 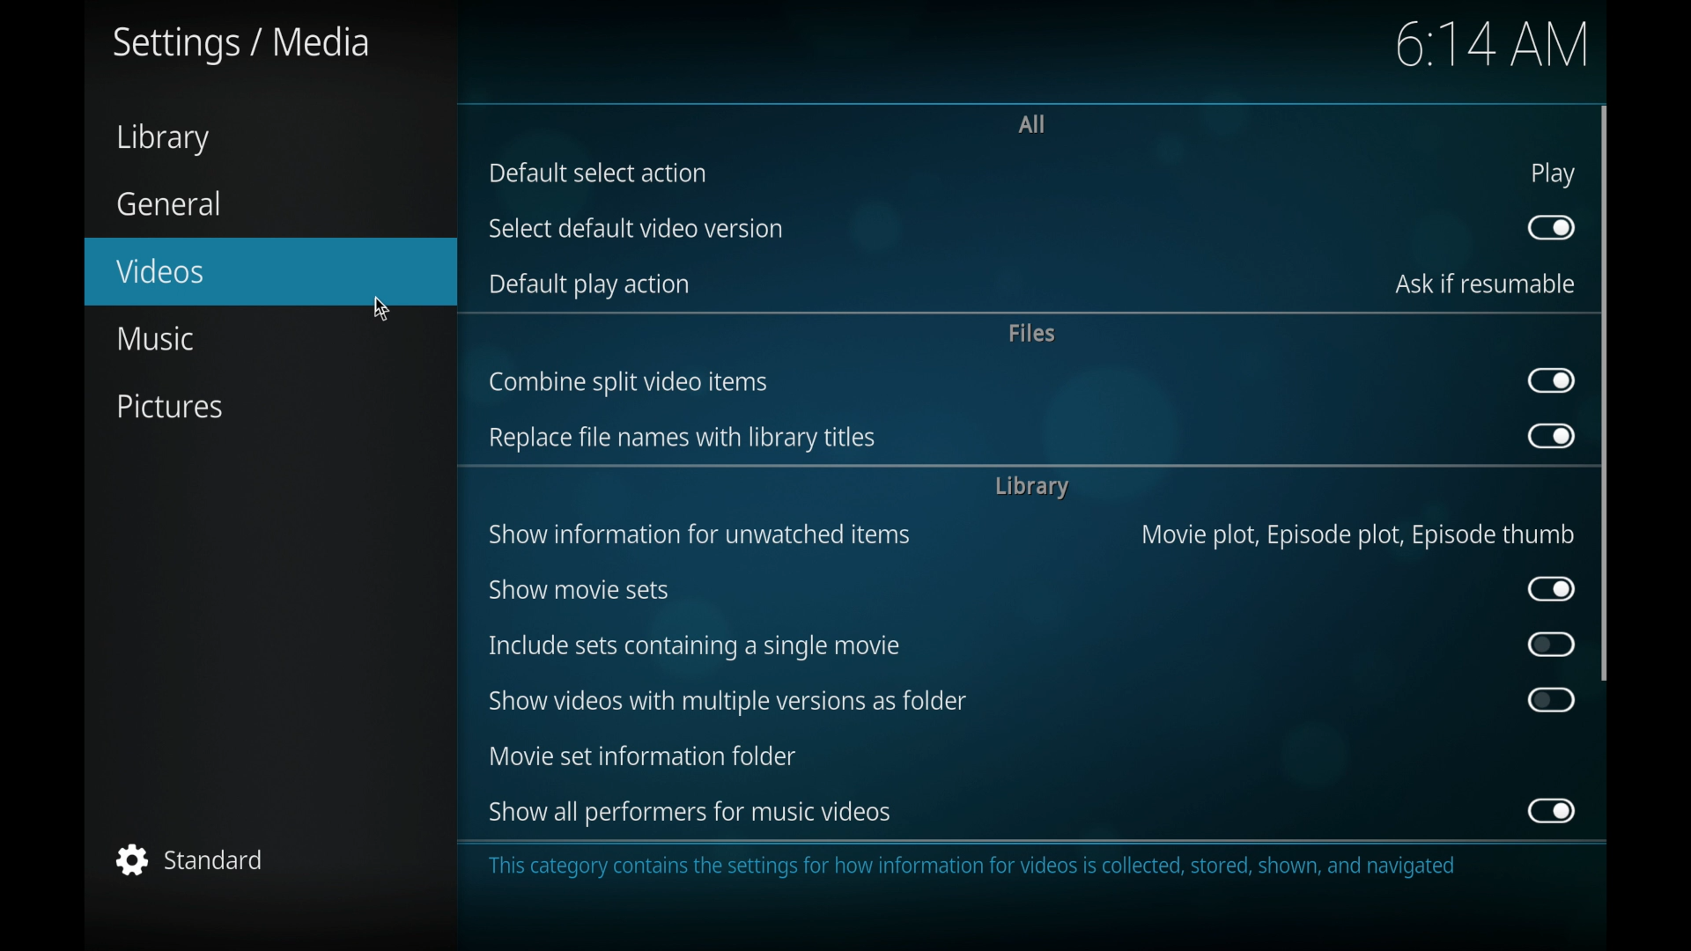 I want to click on toggle button, so click(x=1552, y=589).